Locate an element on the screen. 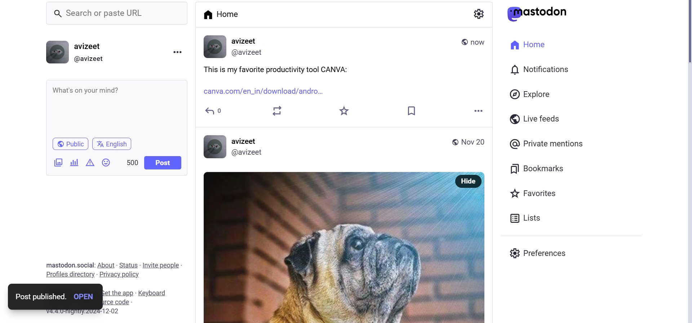  invite people is located at coordinates (161, 263).